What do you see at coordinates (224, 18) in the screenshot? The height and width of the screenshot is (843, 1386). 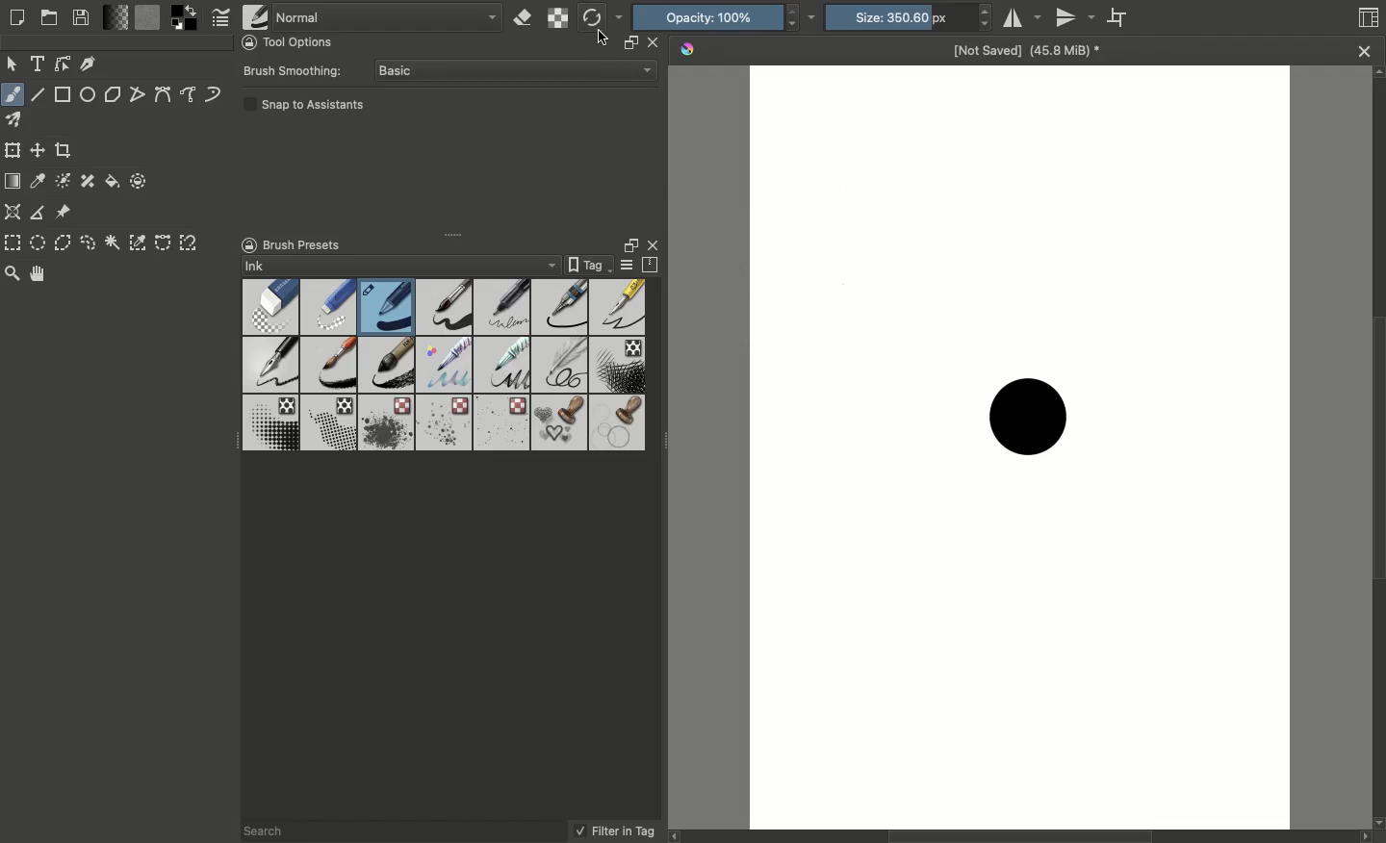 I see `Edit brush settings` at bounding box center [224, 18].